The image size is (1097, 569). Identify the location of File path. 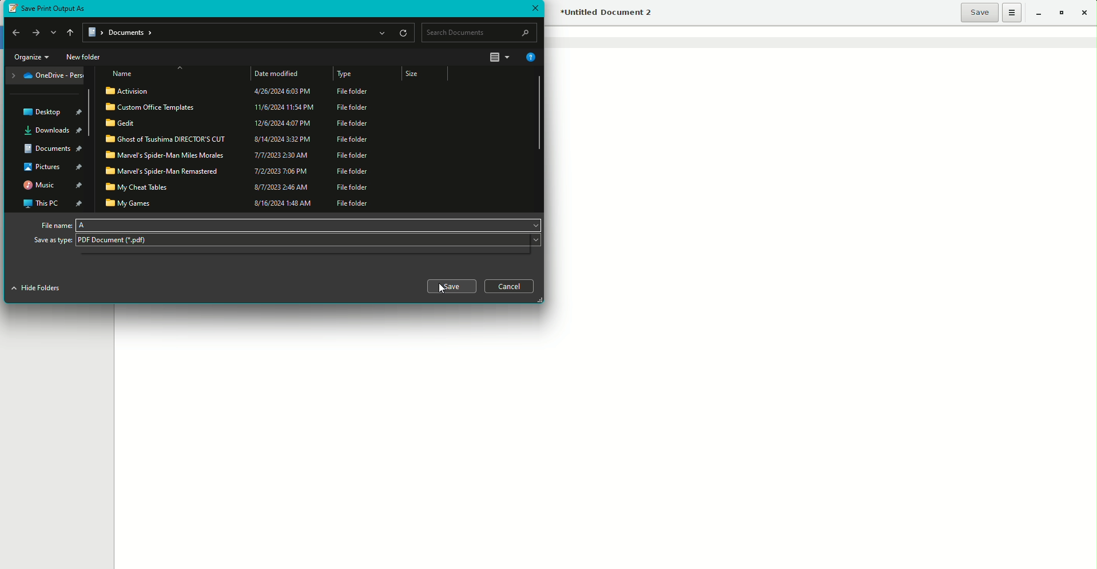
(249, 33).